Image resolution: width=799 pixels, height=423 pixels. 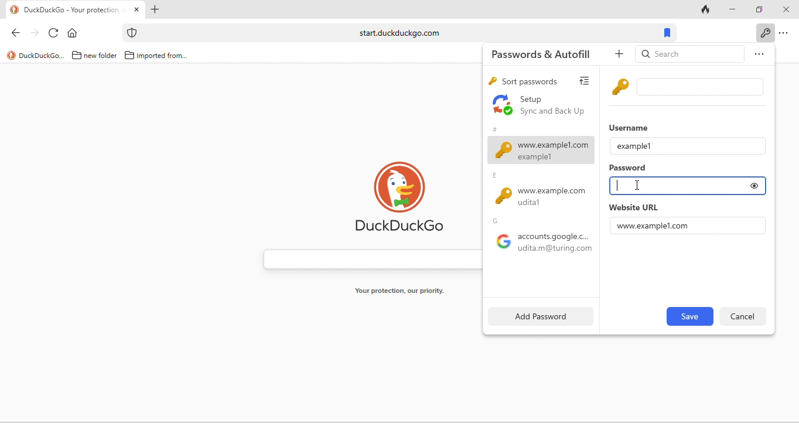 I want to click on imported from, so click(x=163, y=56).